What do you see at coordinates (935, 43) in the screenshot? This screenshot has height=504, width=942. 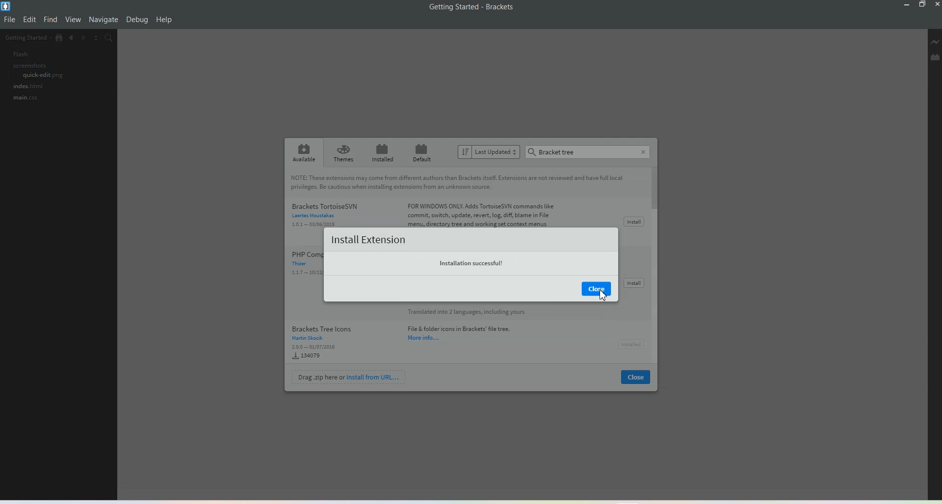 I see `Live Preview` at bounding box center [935, 43].